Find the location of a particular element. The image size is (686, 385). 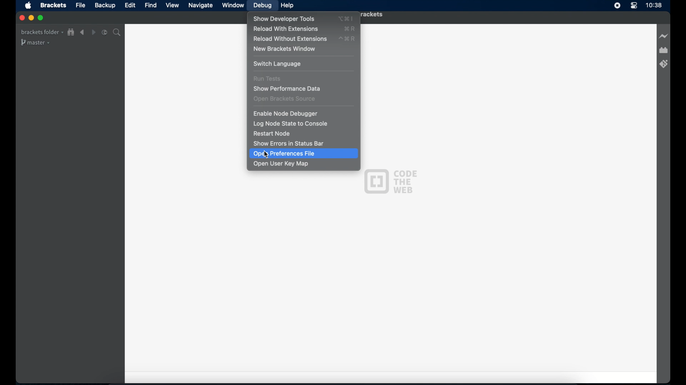

show errors in status bar is located at coordinates (289, 144).